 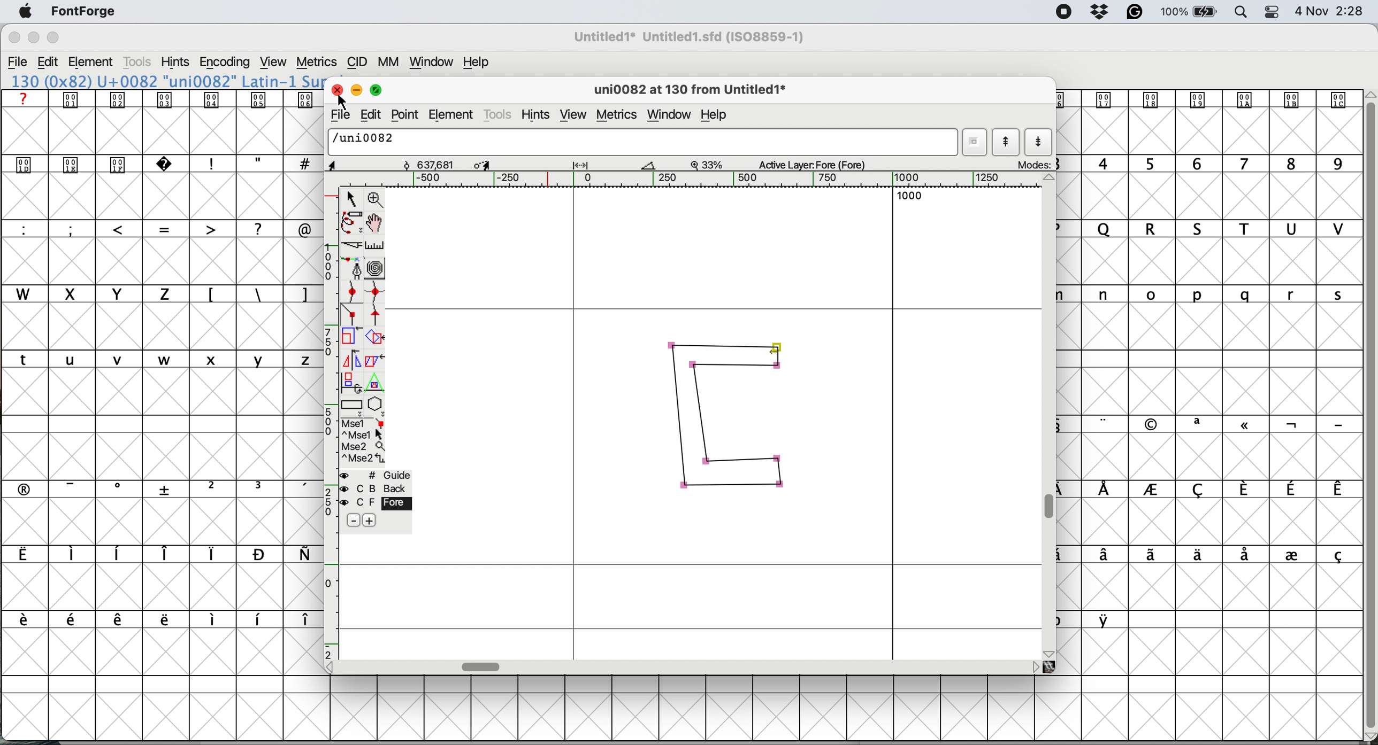 I want to click on hints, so click(x=537, y=116).